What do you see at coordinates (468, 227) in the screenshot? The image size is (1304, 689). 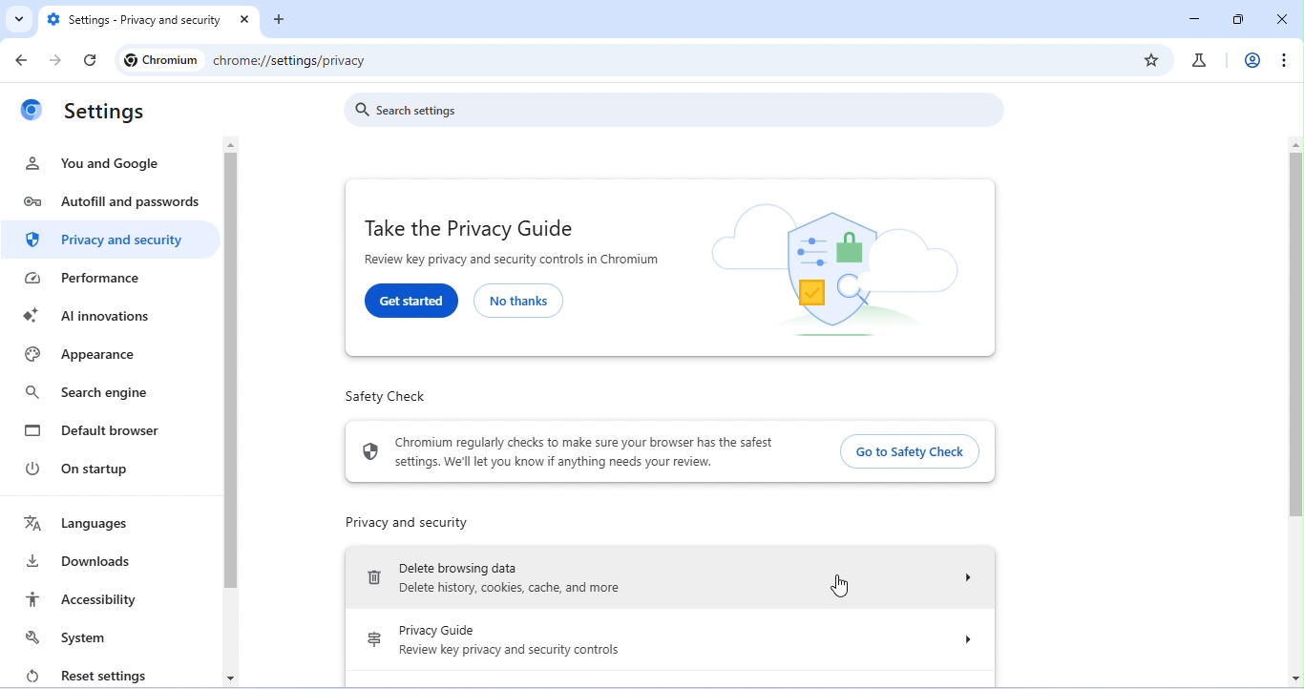 I see `take the privacy guide` at bounding box center [468, 227].